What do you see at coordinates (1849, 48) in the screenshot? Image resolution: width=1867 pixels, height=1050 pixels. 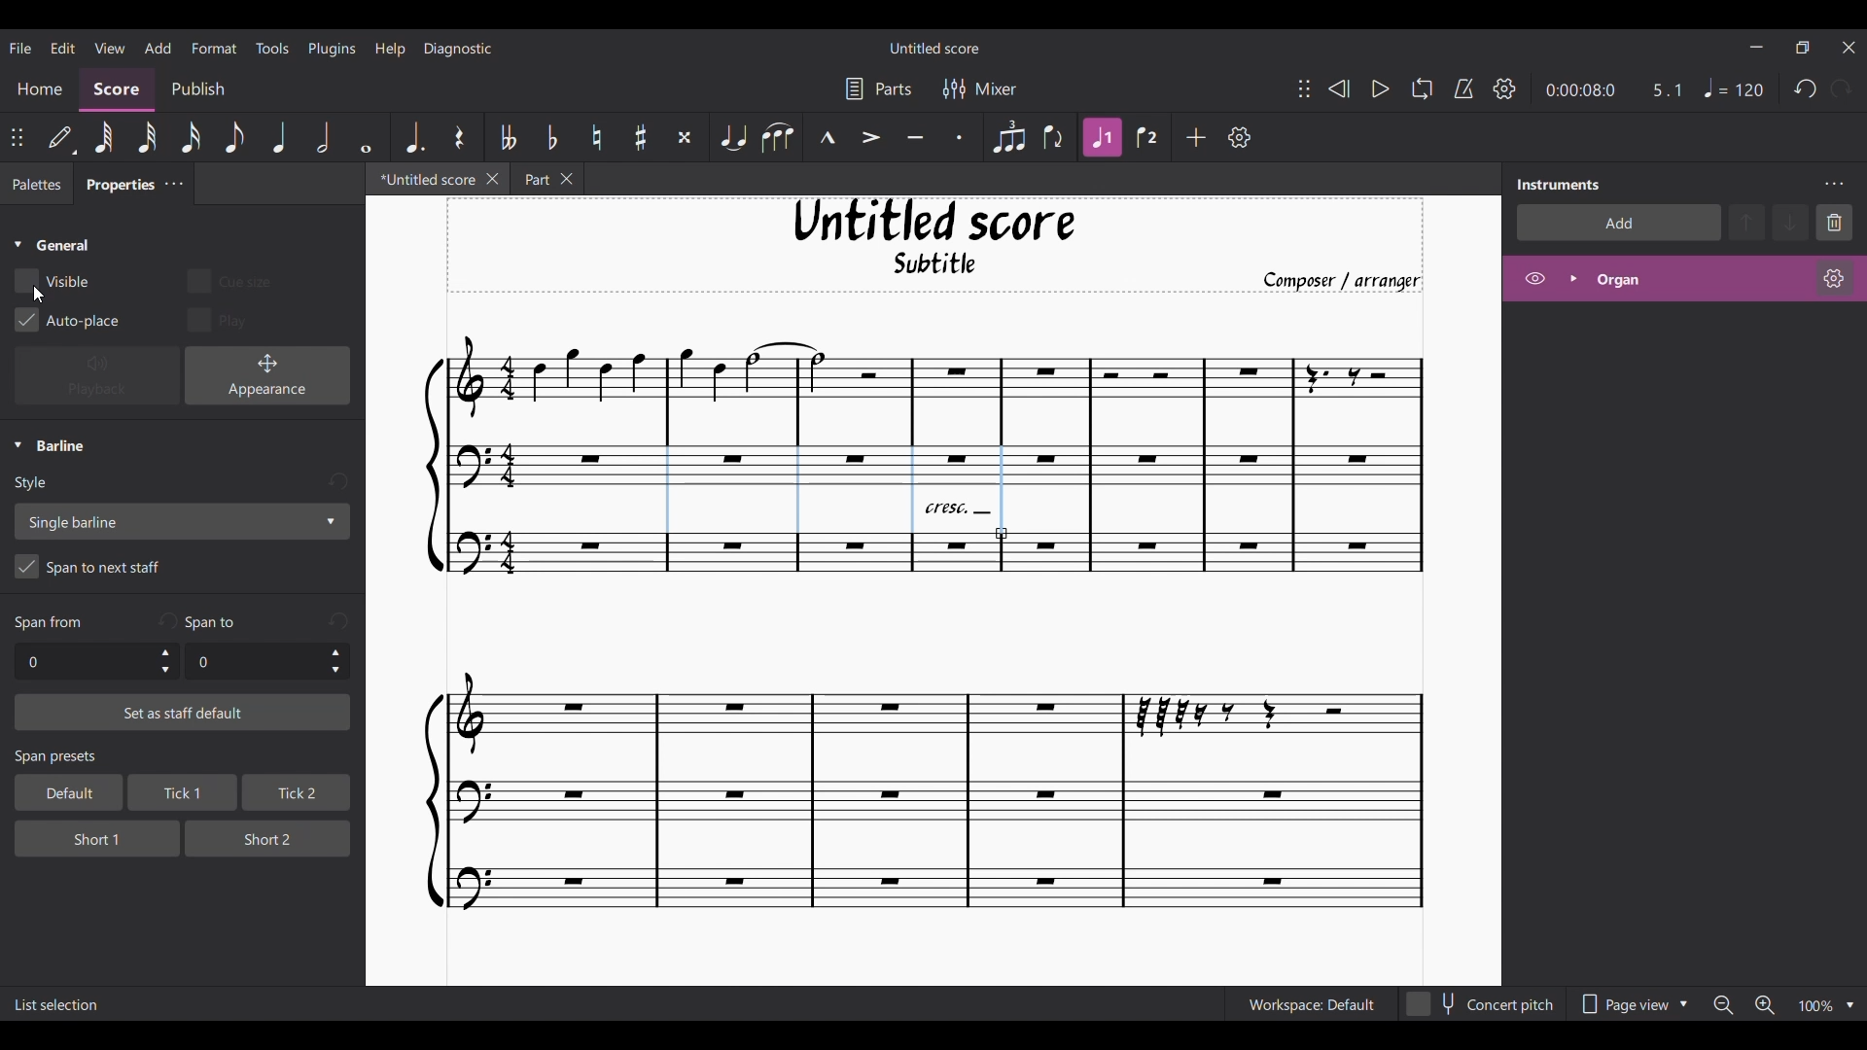 I see `Close interface` at bounding box center [1849, 48].